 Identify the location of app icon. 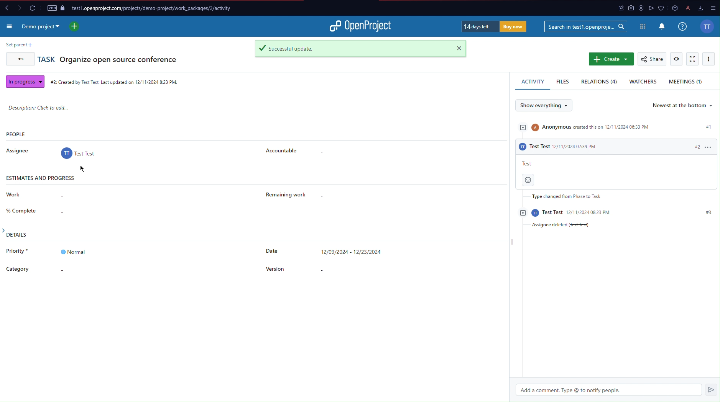
(676, 8).